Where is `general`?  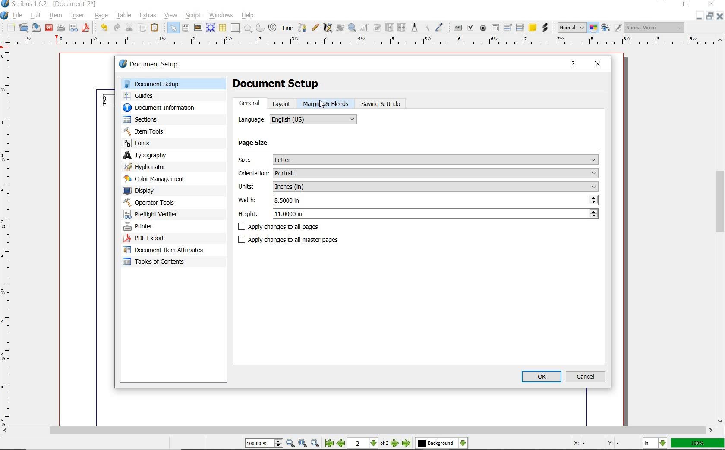 general is located at coordinates (250, 103).